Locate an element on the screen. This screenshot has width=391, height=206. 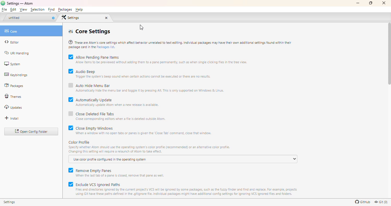
checkbox is located at coordinates (71, 116).